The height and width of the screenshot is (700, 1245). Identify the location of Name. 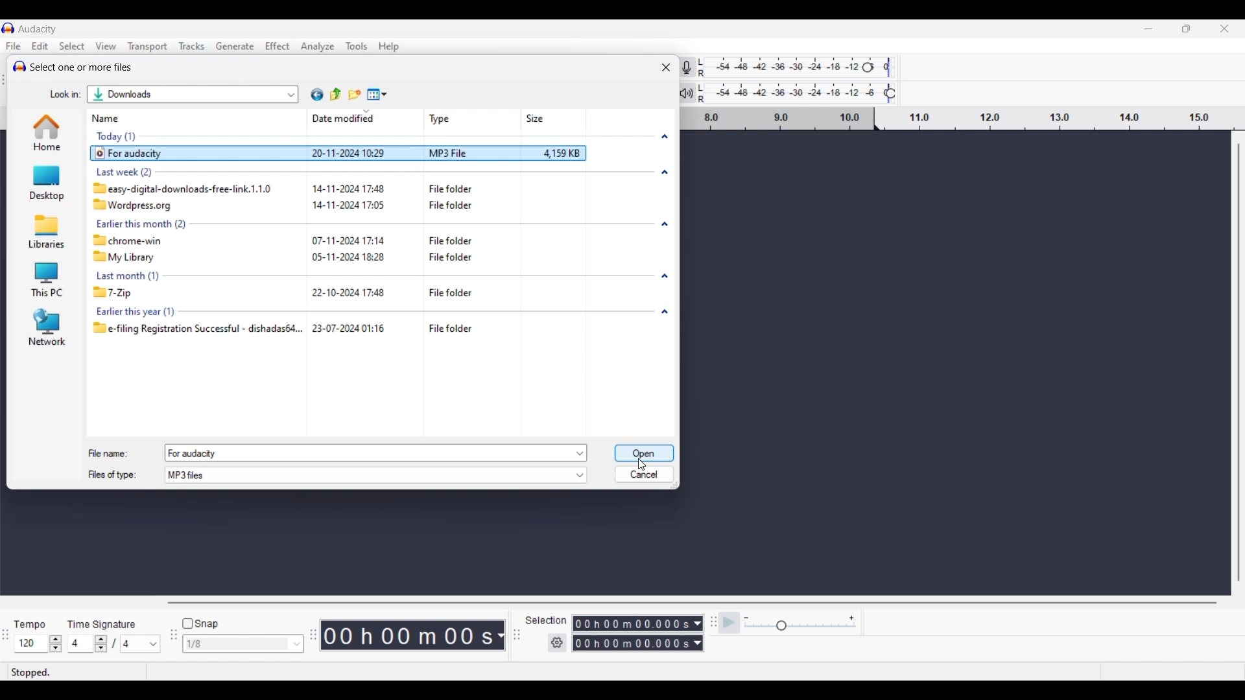
(110, 119).